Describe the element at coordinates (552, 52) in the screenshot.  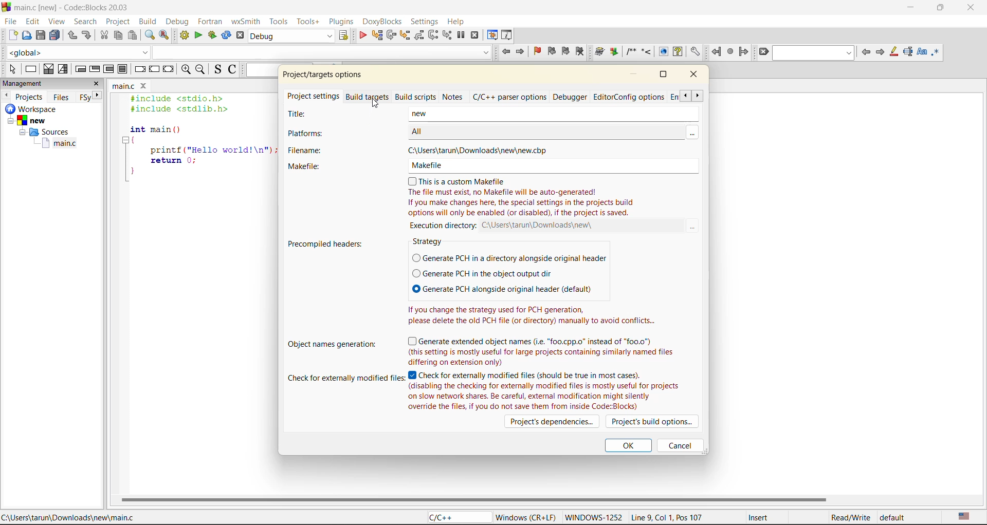
I see `prev bookmark` at that location.